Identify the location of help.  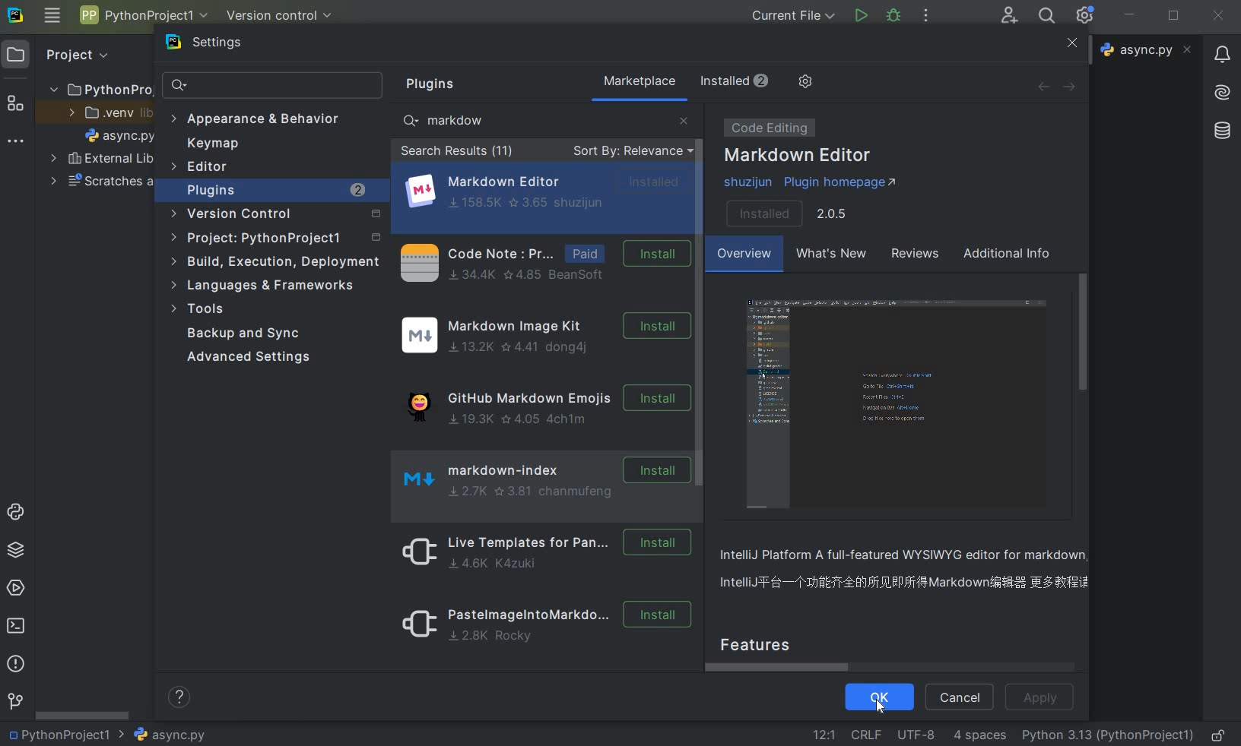
(181, 699).